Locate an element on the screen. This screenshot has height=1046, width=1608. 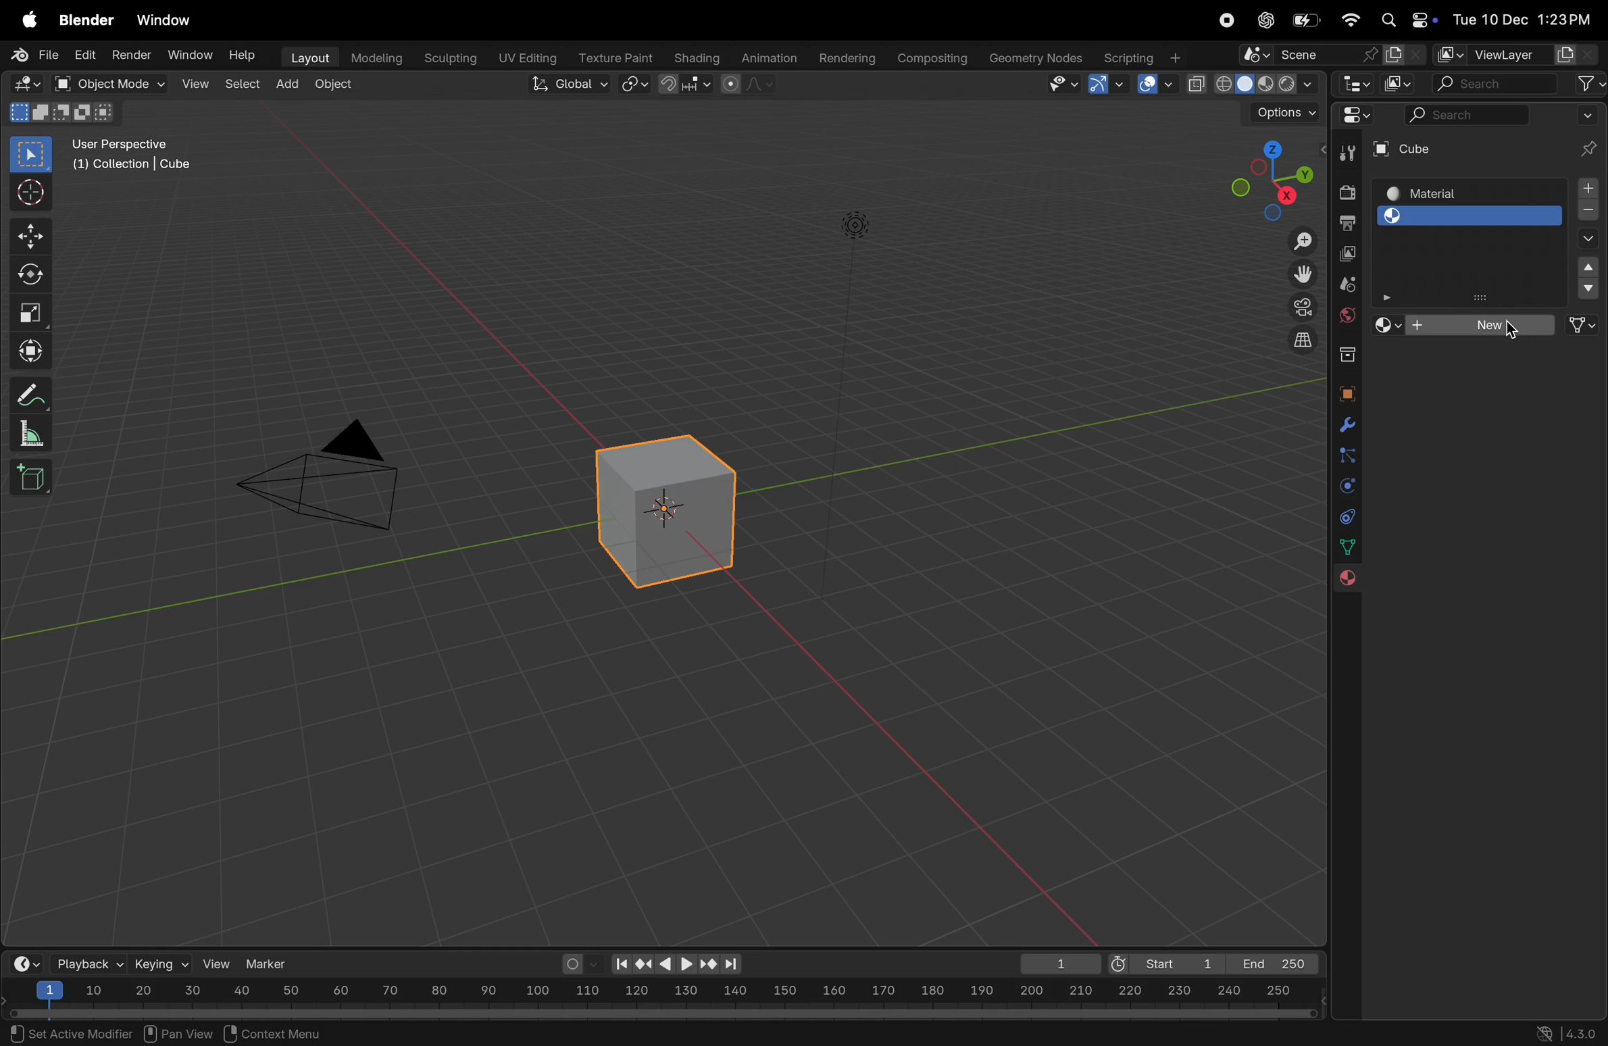
Composting is located at coordinates (933, 58).